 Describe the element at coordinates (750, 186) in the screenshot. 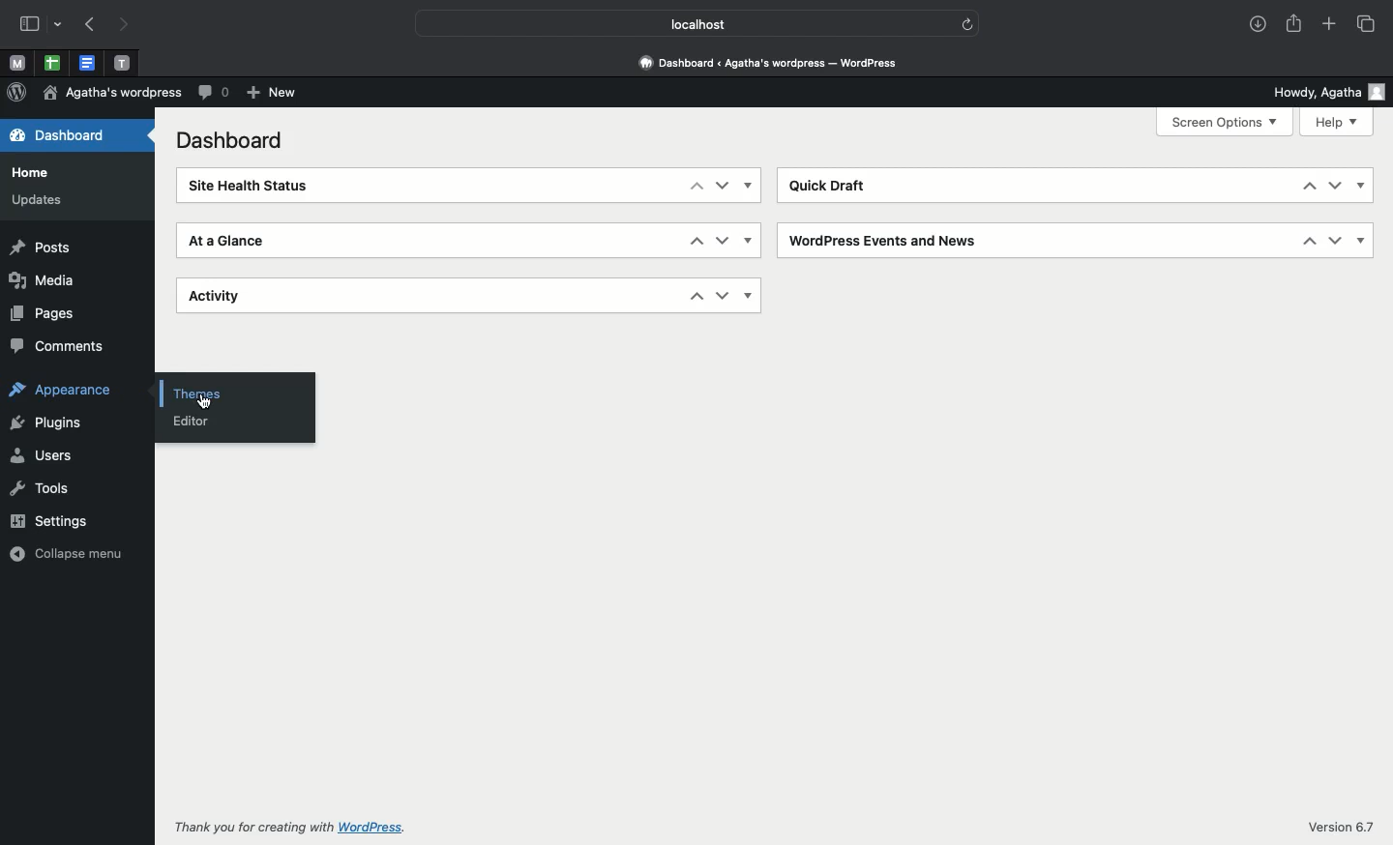

I see `Show` at that location.